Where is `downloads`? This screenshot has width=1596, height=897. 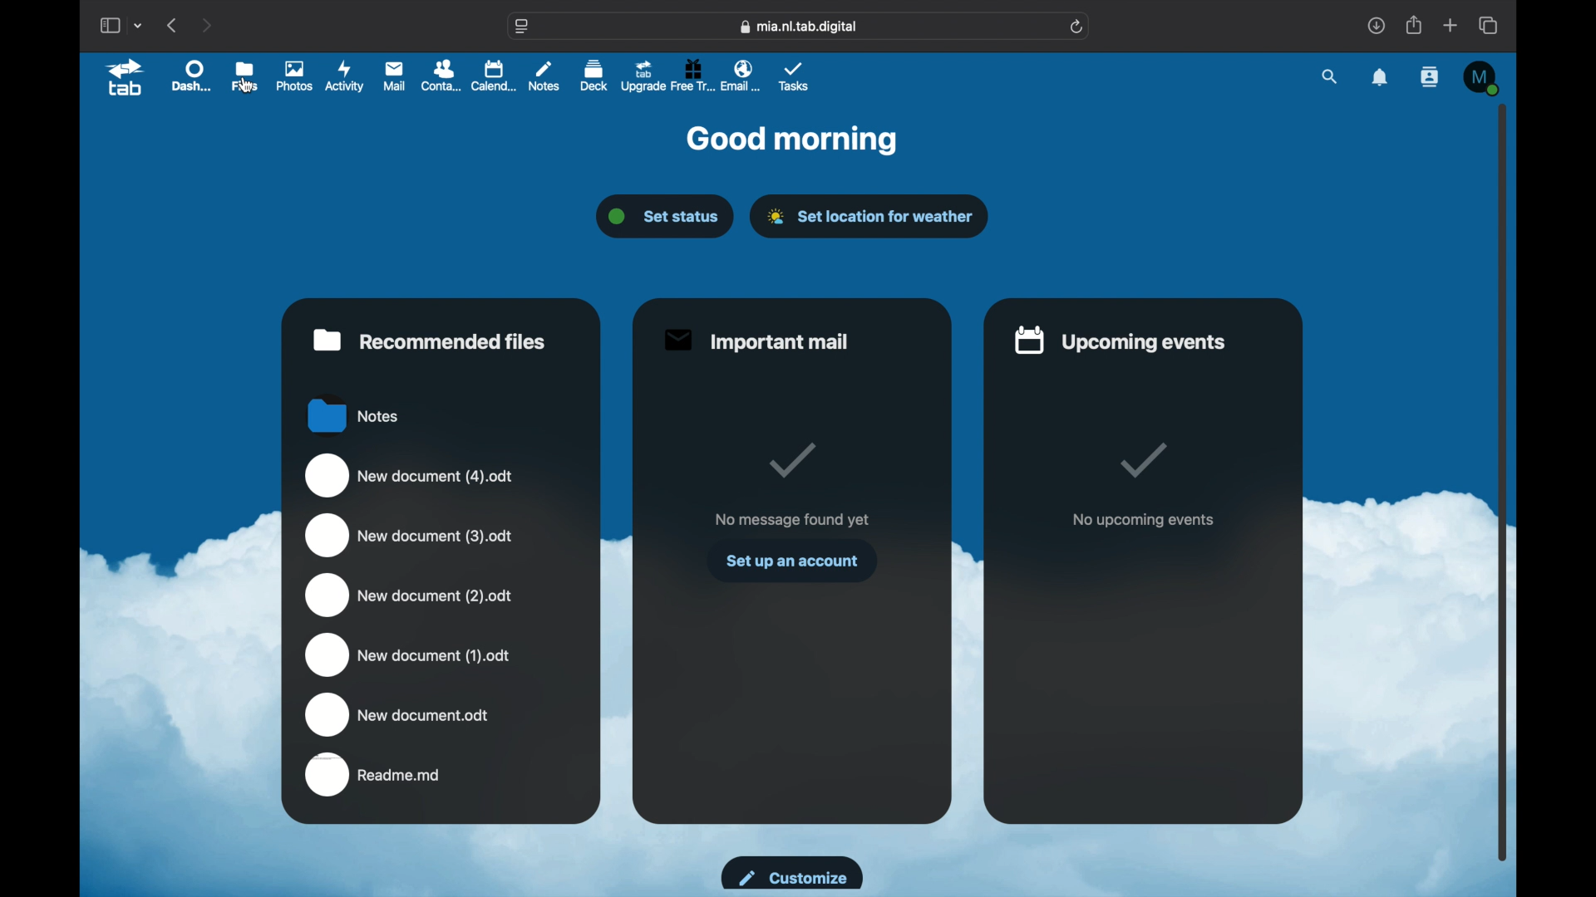
downloads is located at coordinates (1376, 25).